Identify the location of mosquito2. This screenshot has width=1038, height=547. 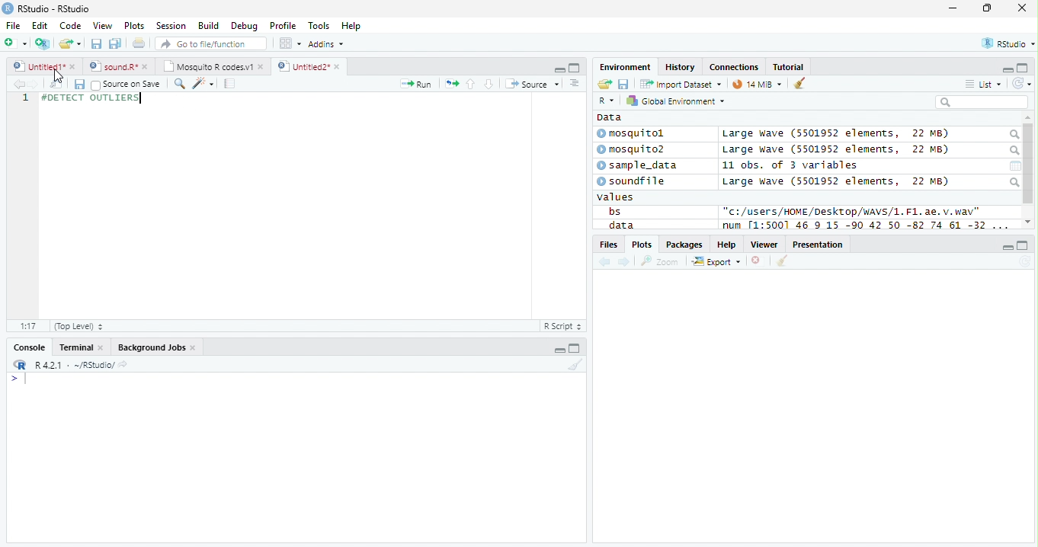
(634, 149).